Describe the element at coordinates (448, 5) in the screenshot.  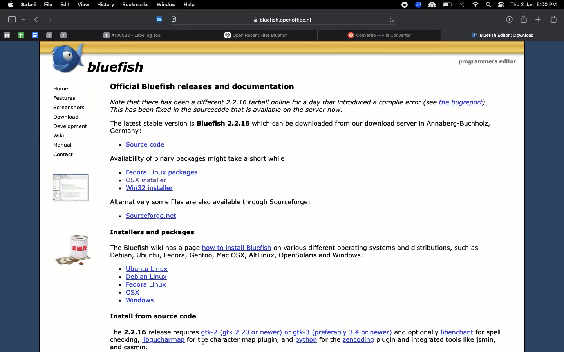
I see `charge` at that location.